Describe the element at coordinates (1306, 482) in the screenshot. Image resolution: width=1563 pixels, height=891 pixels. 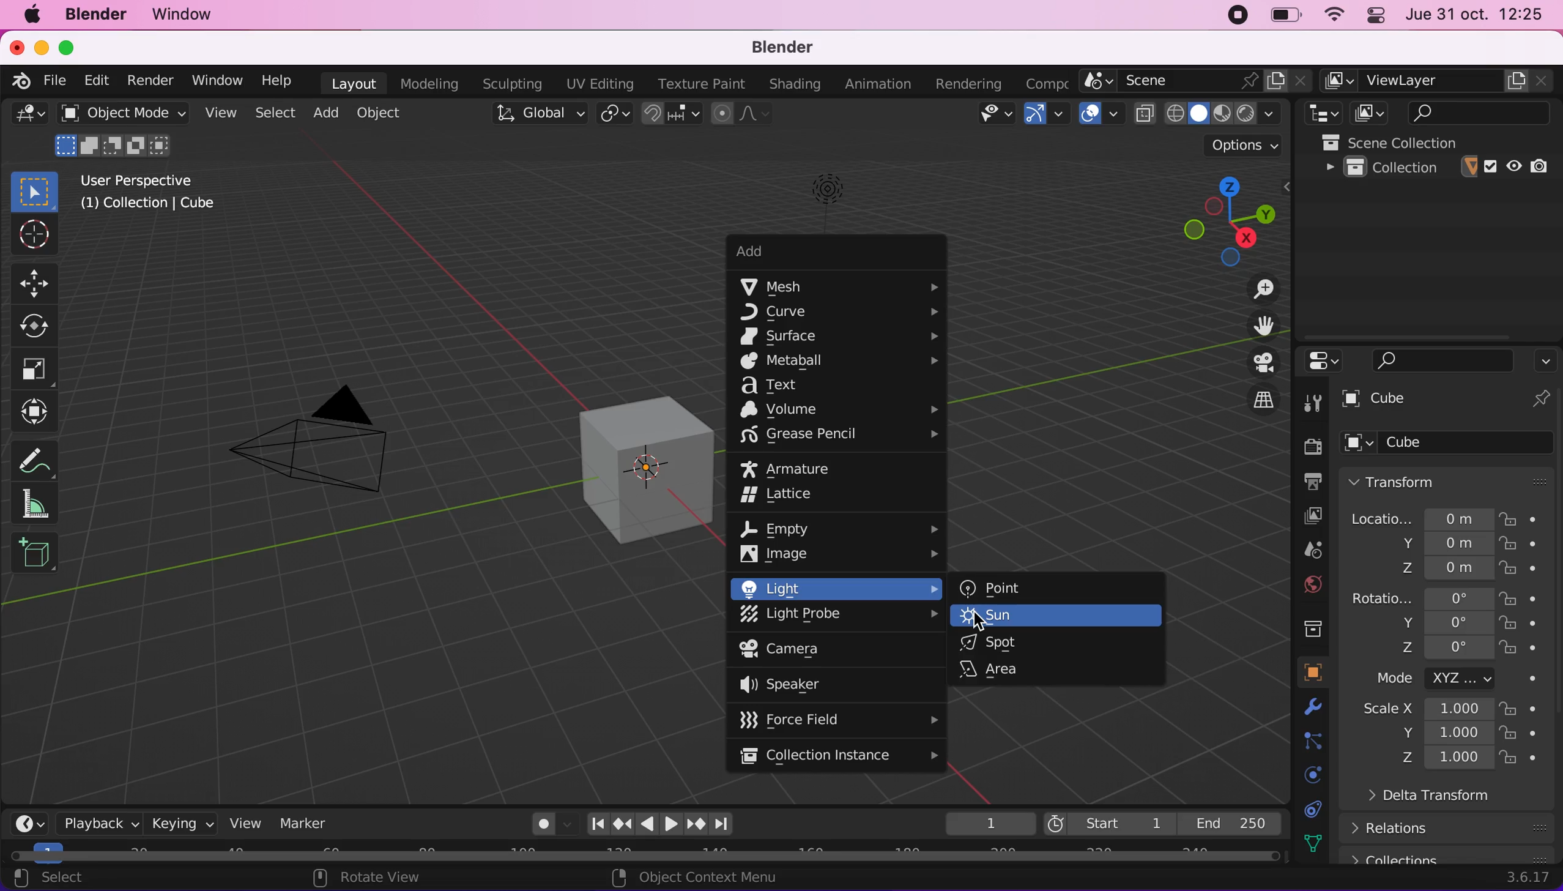
I see `output` at that location.